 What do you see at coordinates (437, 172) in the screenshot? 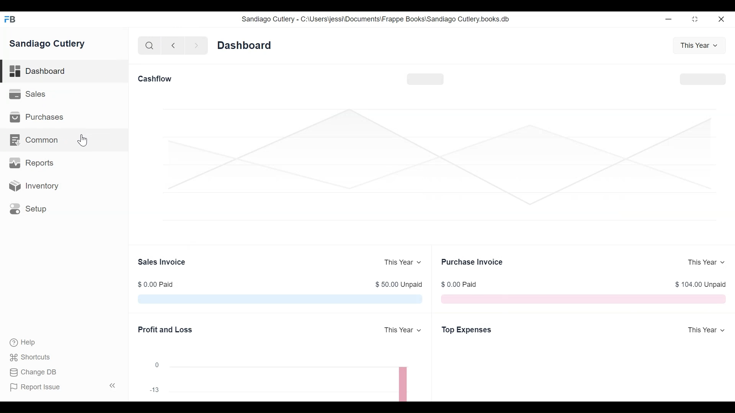
I see `The Cashflow chart shows the total amount of money being transferred into and out of Sandiago Cultery company over a year` at bounding box center [437, 172].